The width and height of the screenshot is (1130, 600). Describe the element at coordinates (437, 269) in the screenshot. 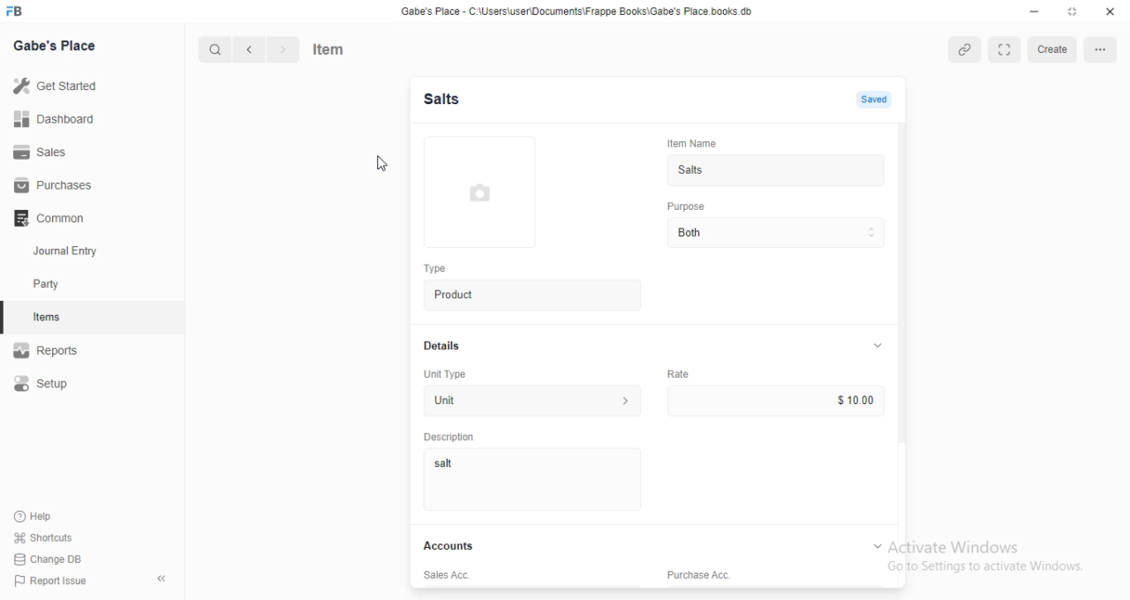

I see `Type` at that location.